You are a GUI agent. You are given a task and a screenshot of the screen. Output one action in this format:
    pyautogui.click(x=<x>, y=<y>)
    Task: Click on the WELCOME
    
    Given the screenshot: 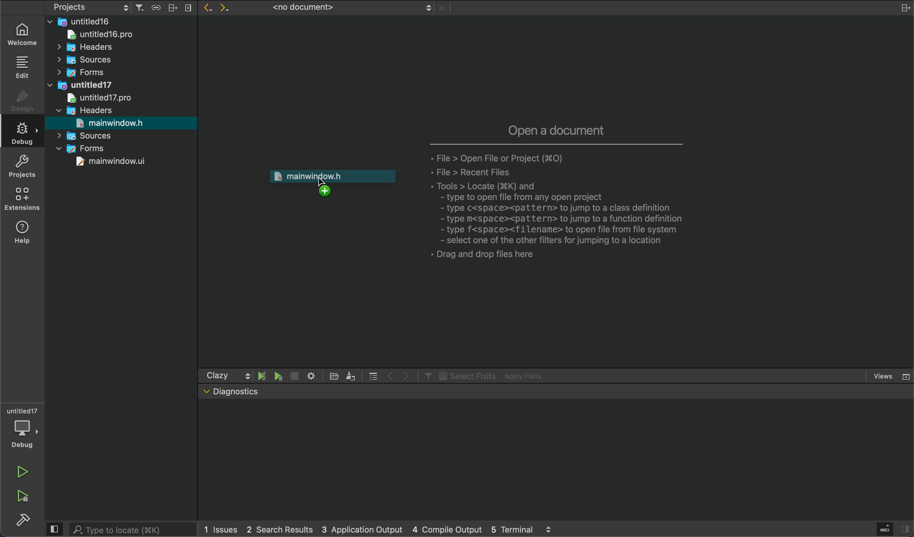 What is the action you would take?
    pyautogui.click(x=24, y=34)
    